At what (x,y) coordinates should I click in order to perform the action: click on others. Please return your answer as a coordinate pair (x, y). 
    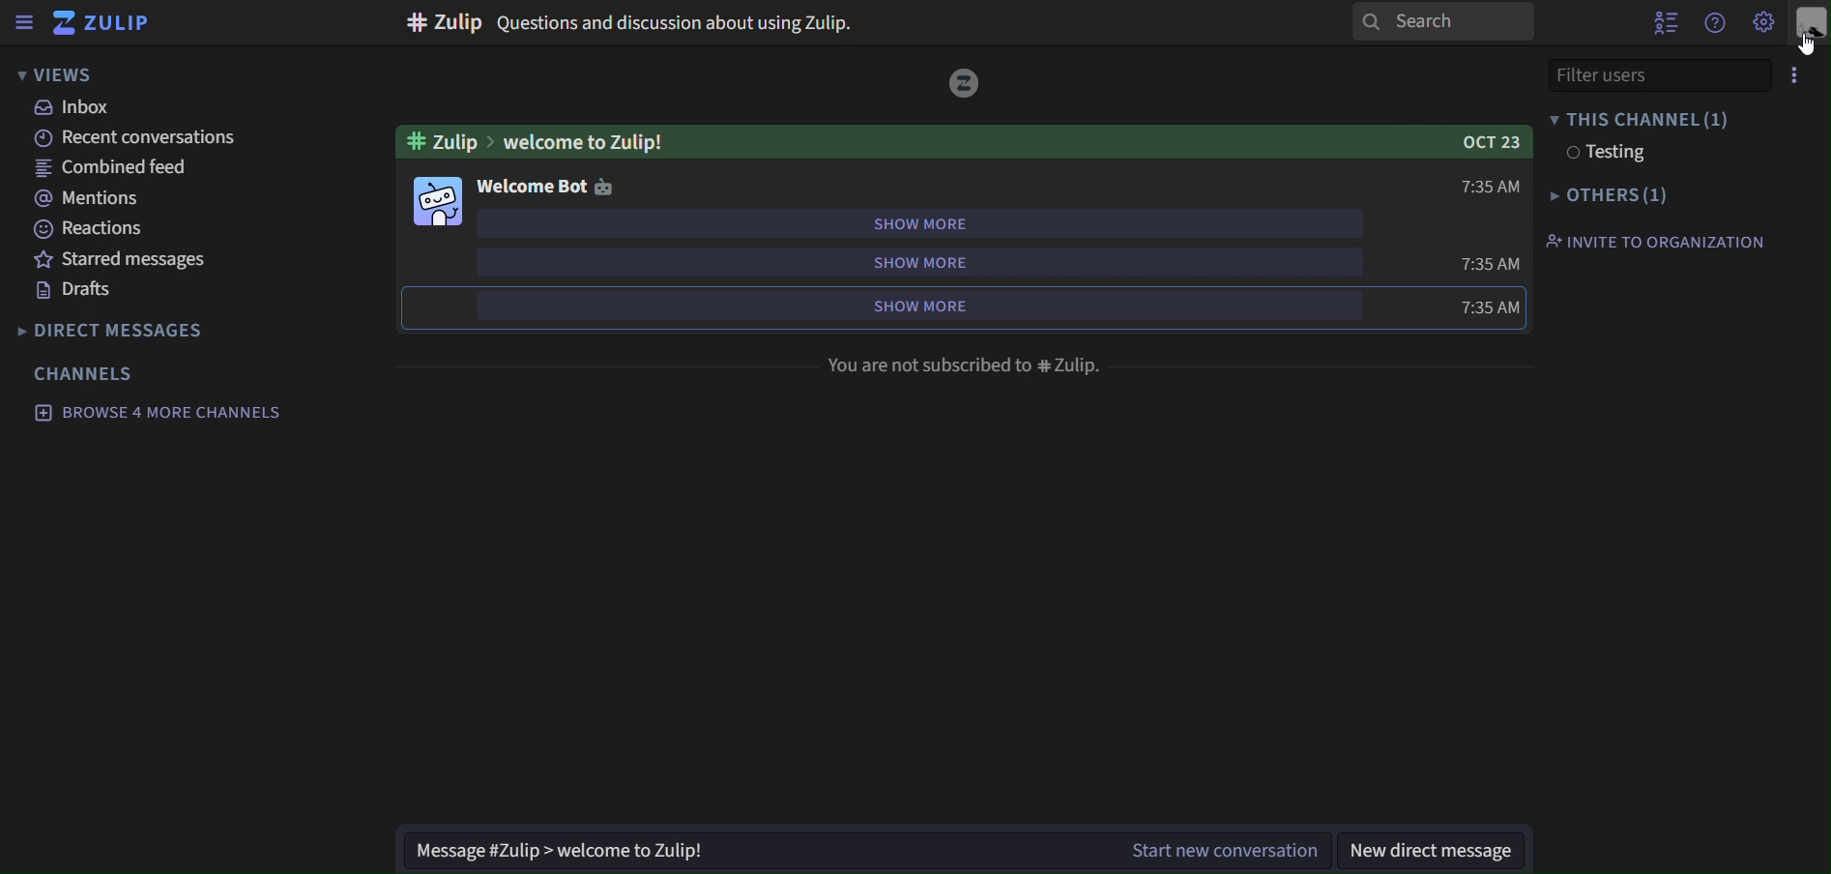
    Looking at the image, I should click on (1608, 196).